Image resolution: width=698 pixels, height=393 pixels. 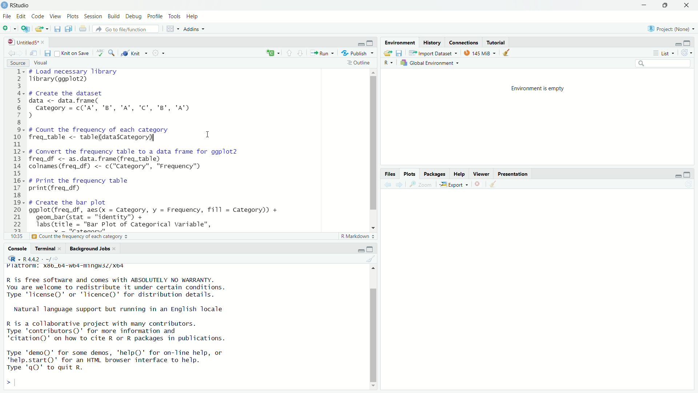 What do you see at coordinates (374, 143) in the screenshot?
I see `vertical scrollbar` at bounding box center [374, 143].